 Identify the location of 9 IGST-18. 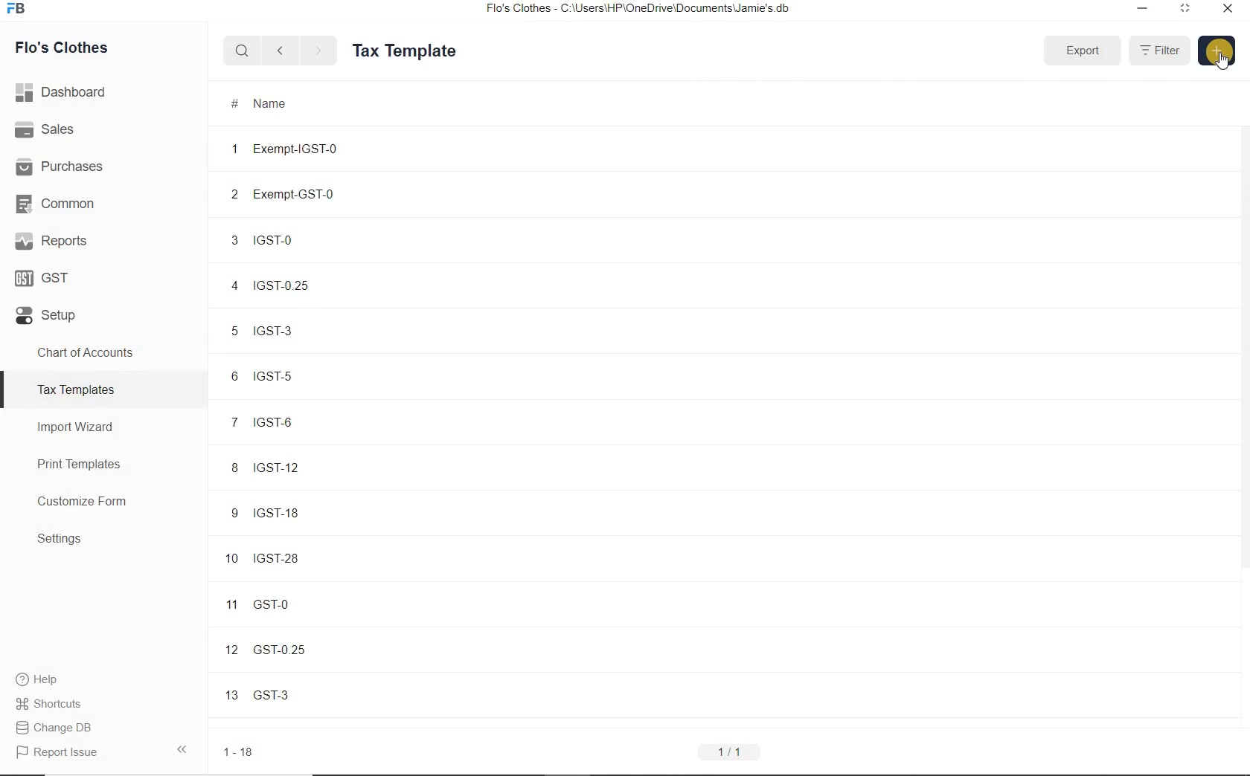
(310, 511).